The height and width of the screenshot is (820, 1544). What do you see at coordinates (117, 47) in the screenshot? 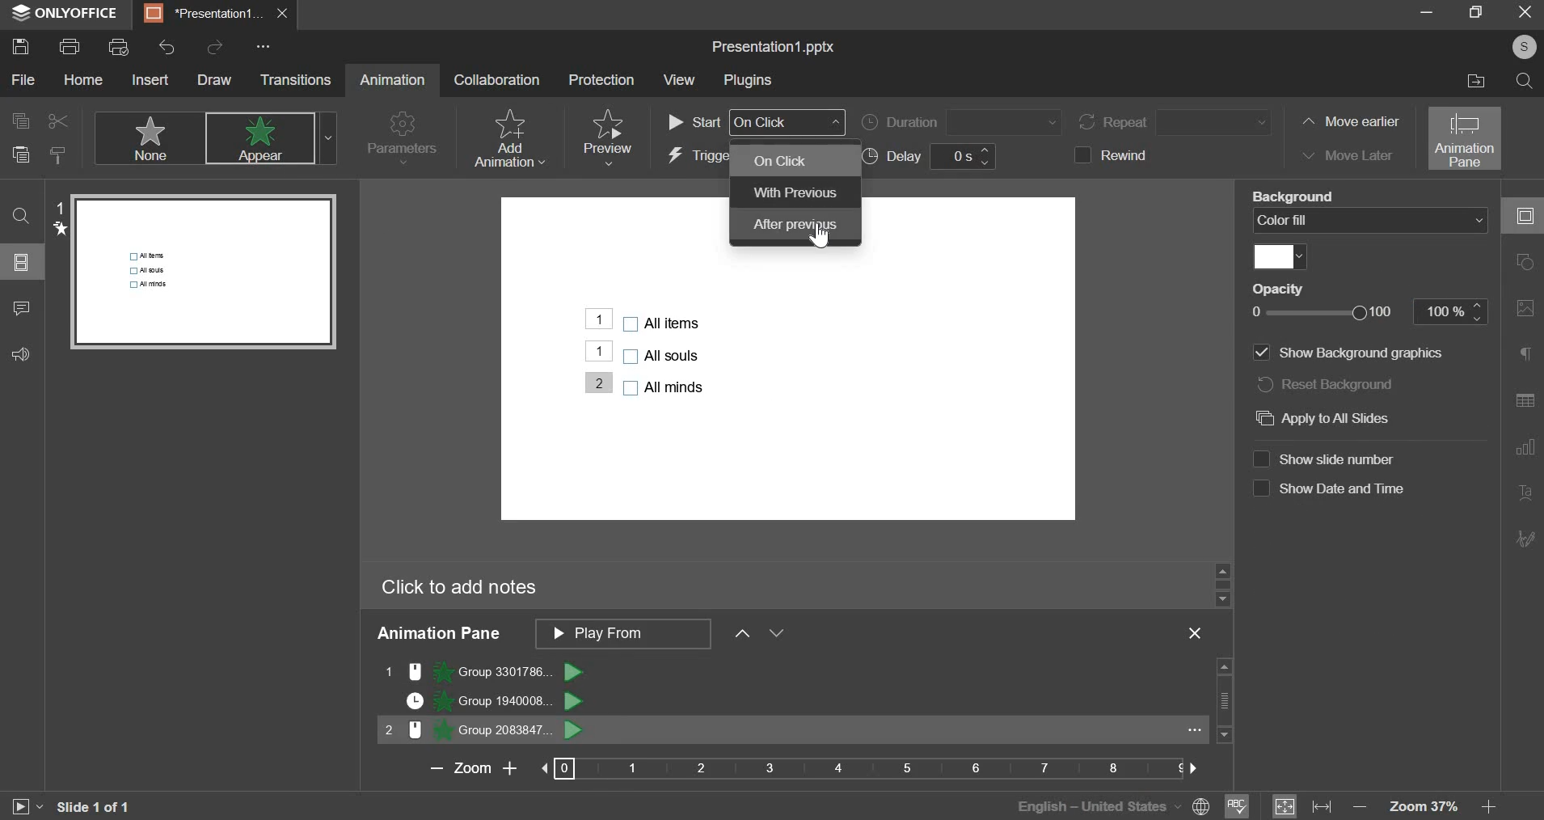
I see `print preview` at bounding box center [117, 47].